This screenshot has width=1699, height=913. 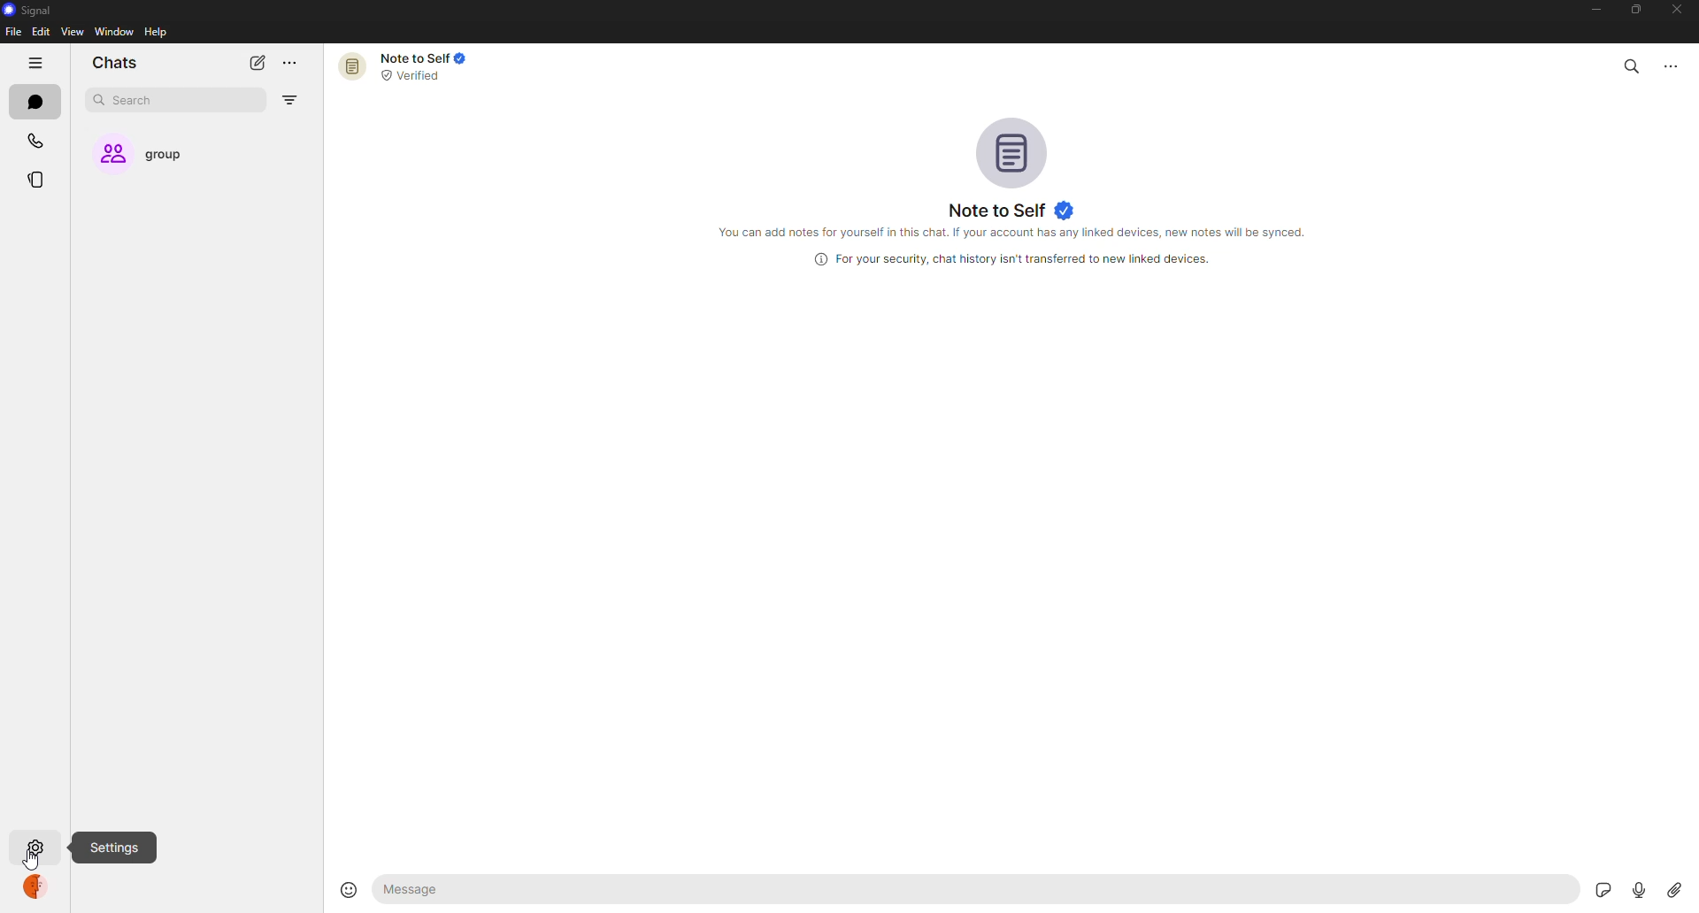 I want to click on emoji, so click(x=343, y=887).